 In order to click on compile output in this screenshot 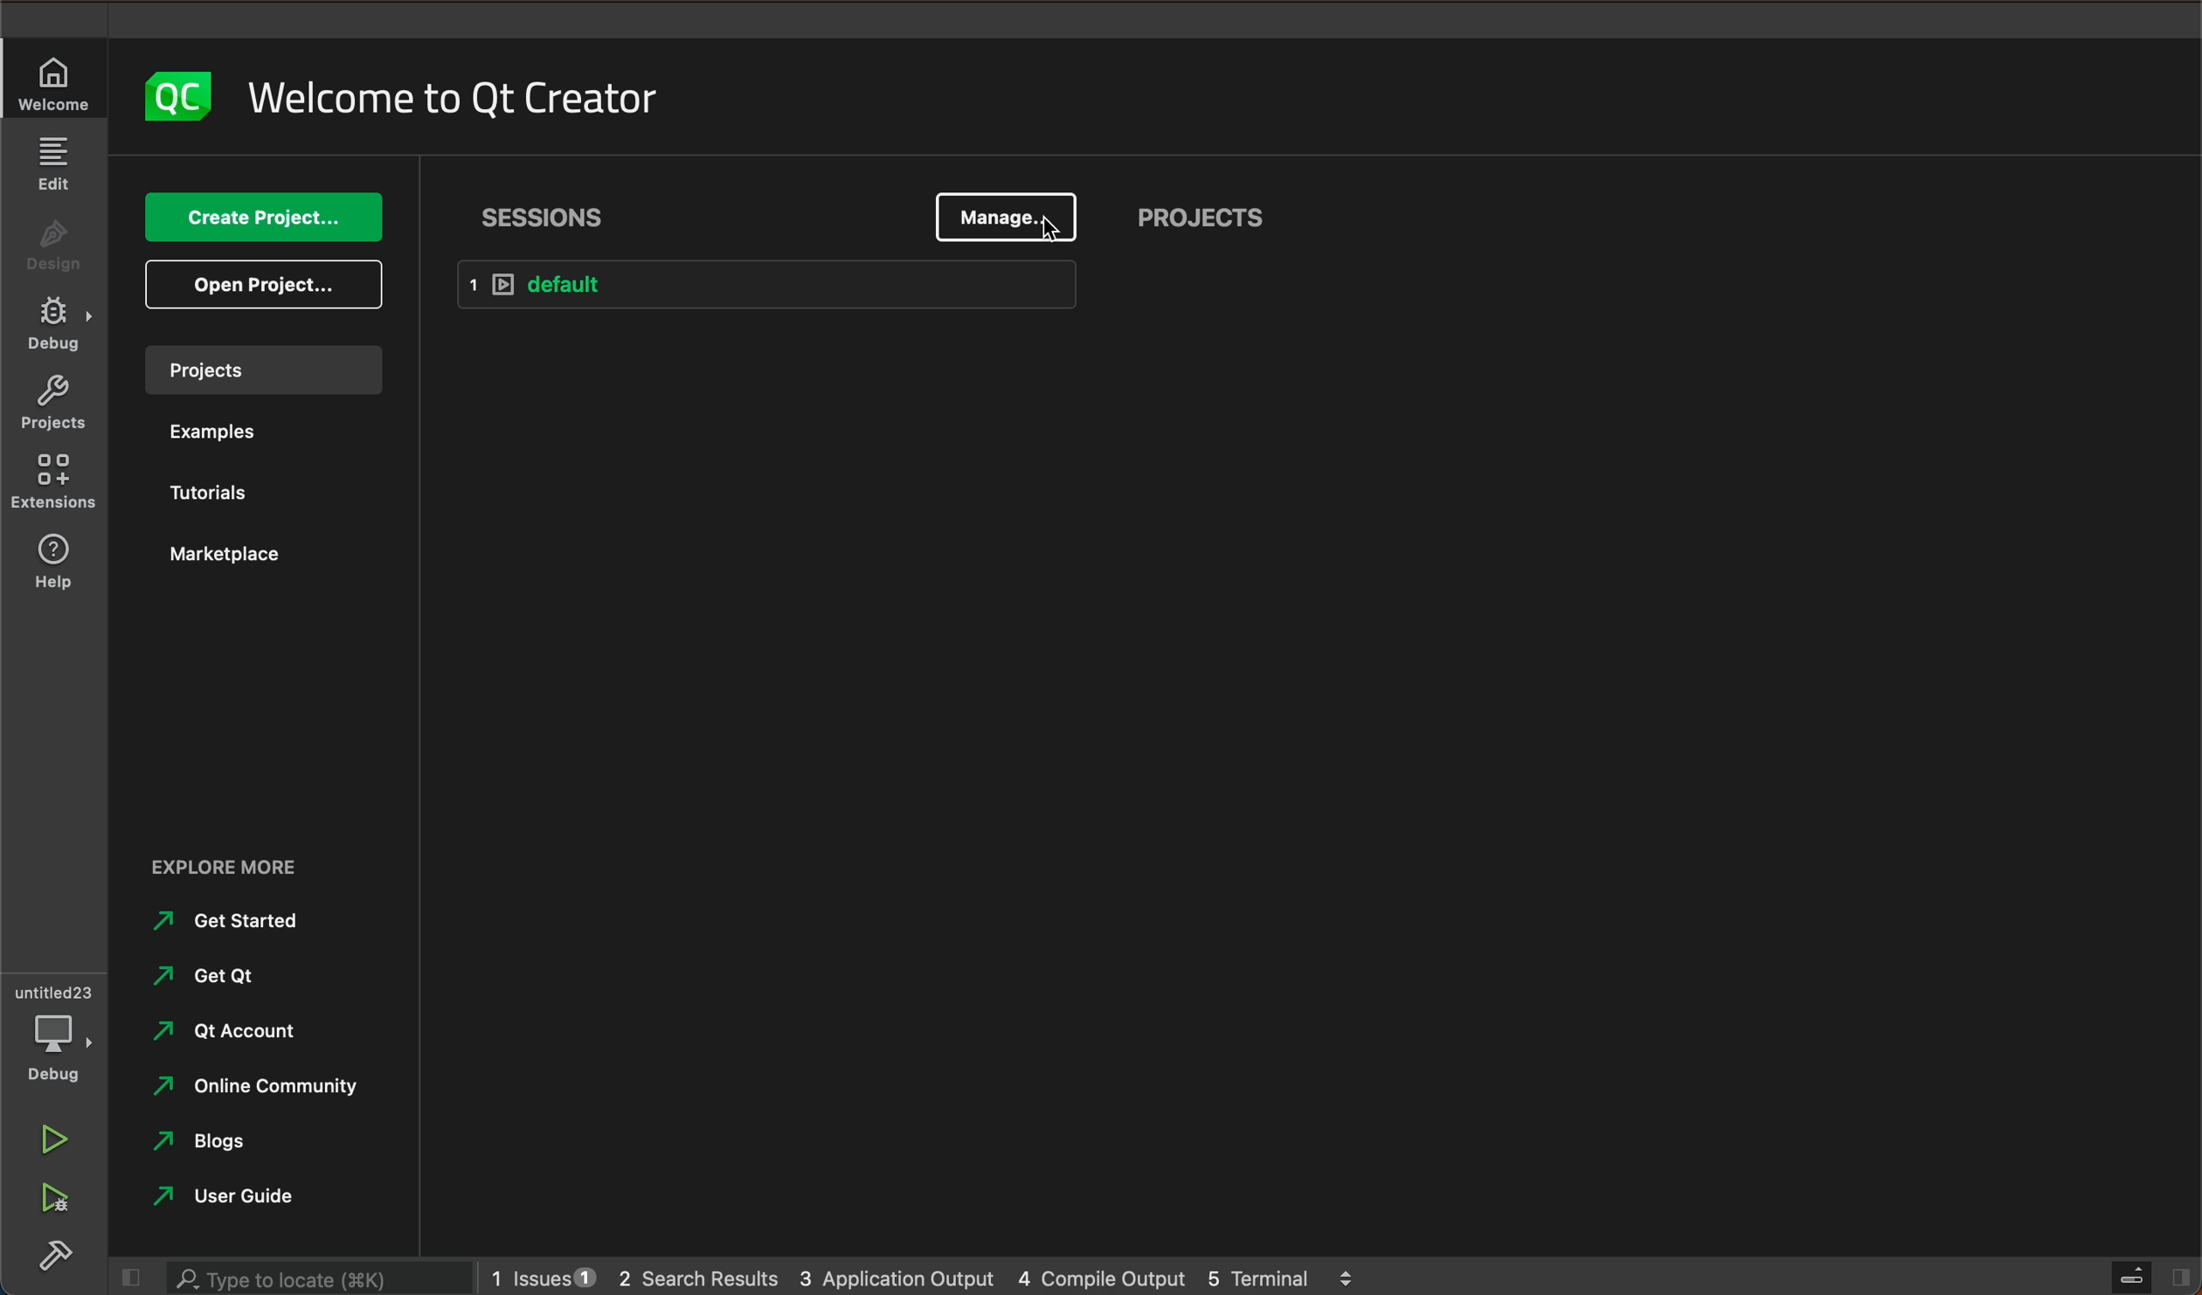, I will do `click(1102, 1275)`.